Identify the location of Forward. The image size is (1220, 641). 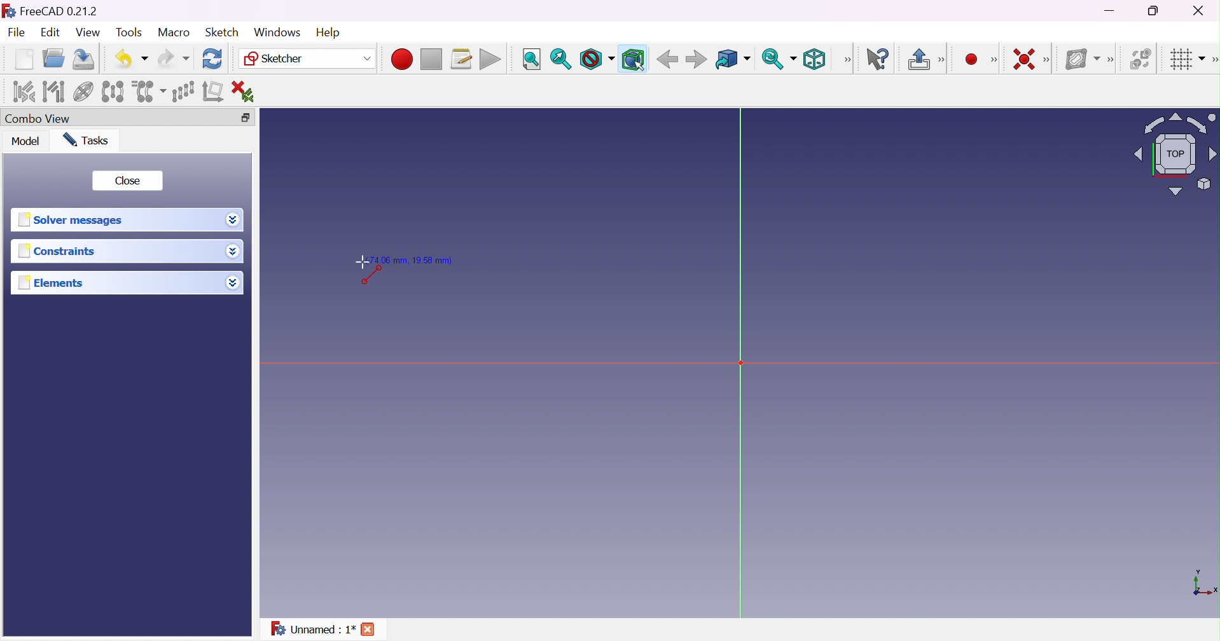
(697, 60).